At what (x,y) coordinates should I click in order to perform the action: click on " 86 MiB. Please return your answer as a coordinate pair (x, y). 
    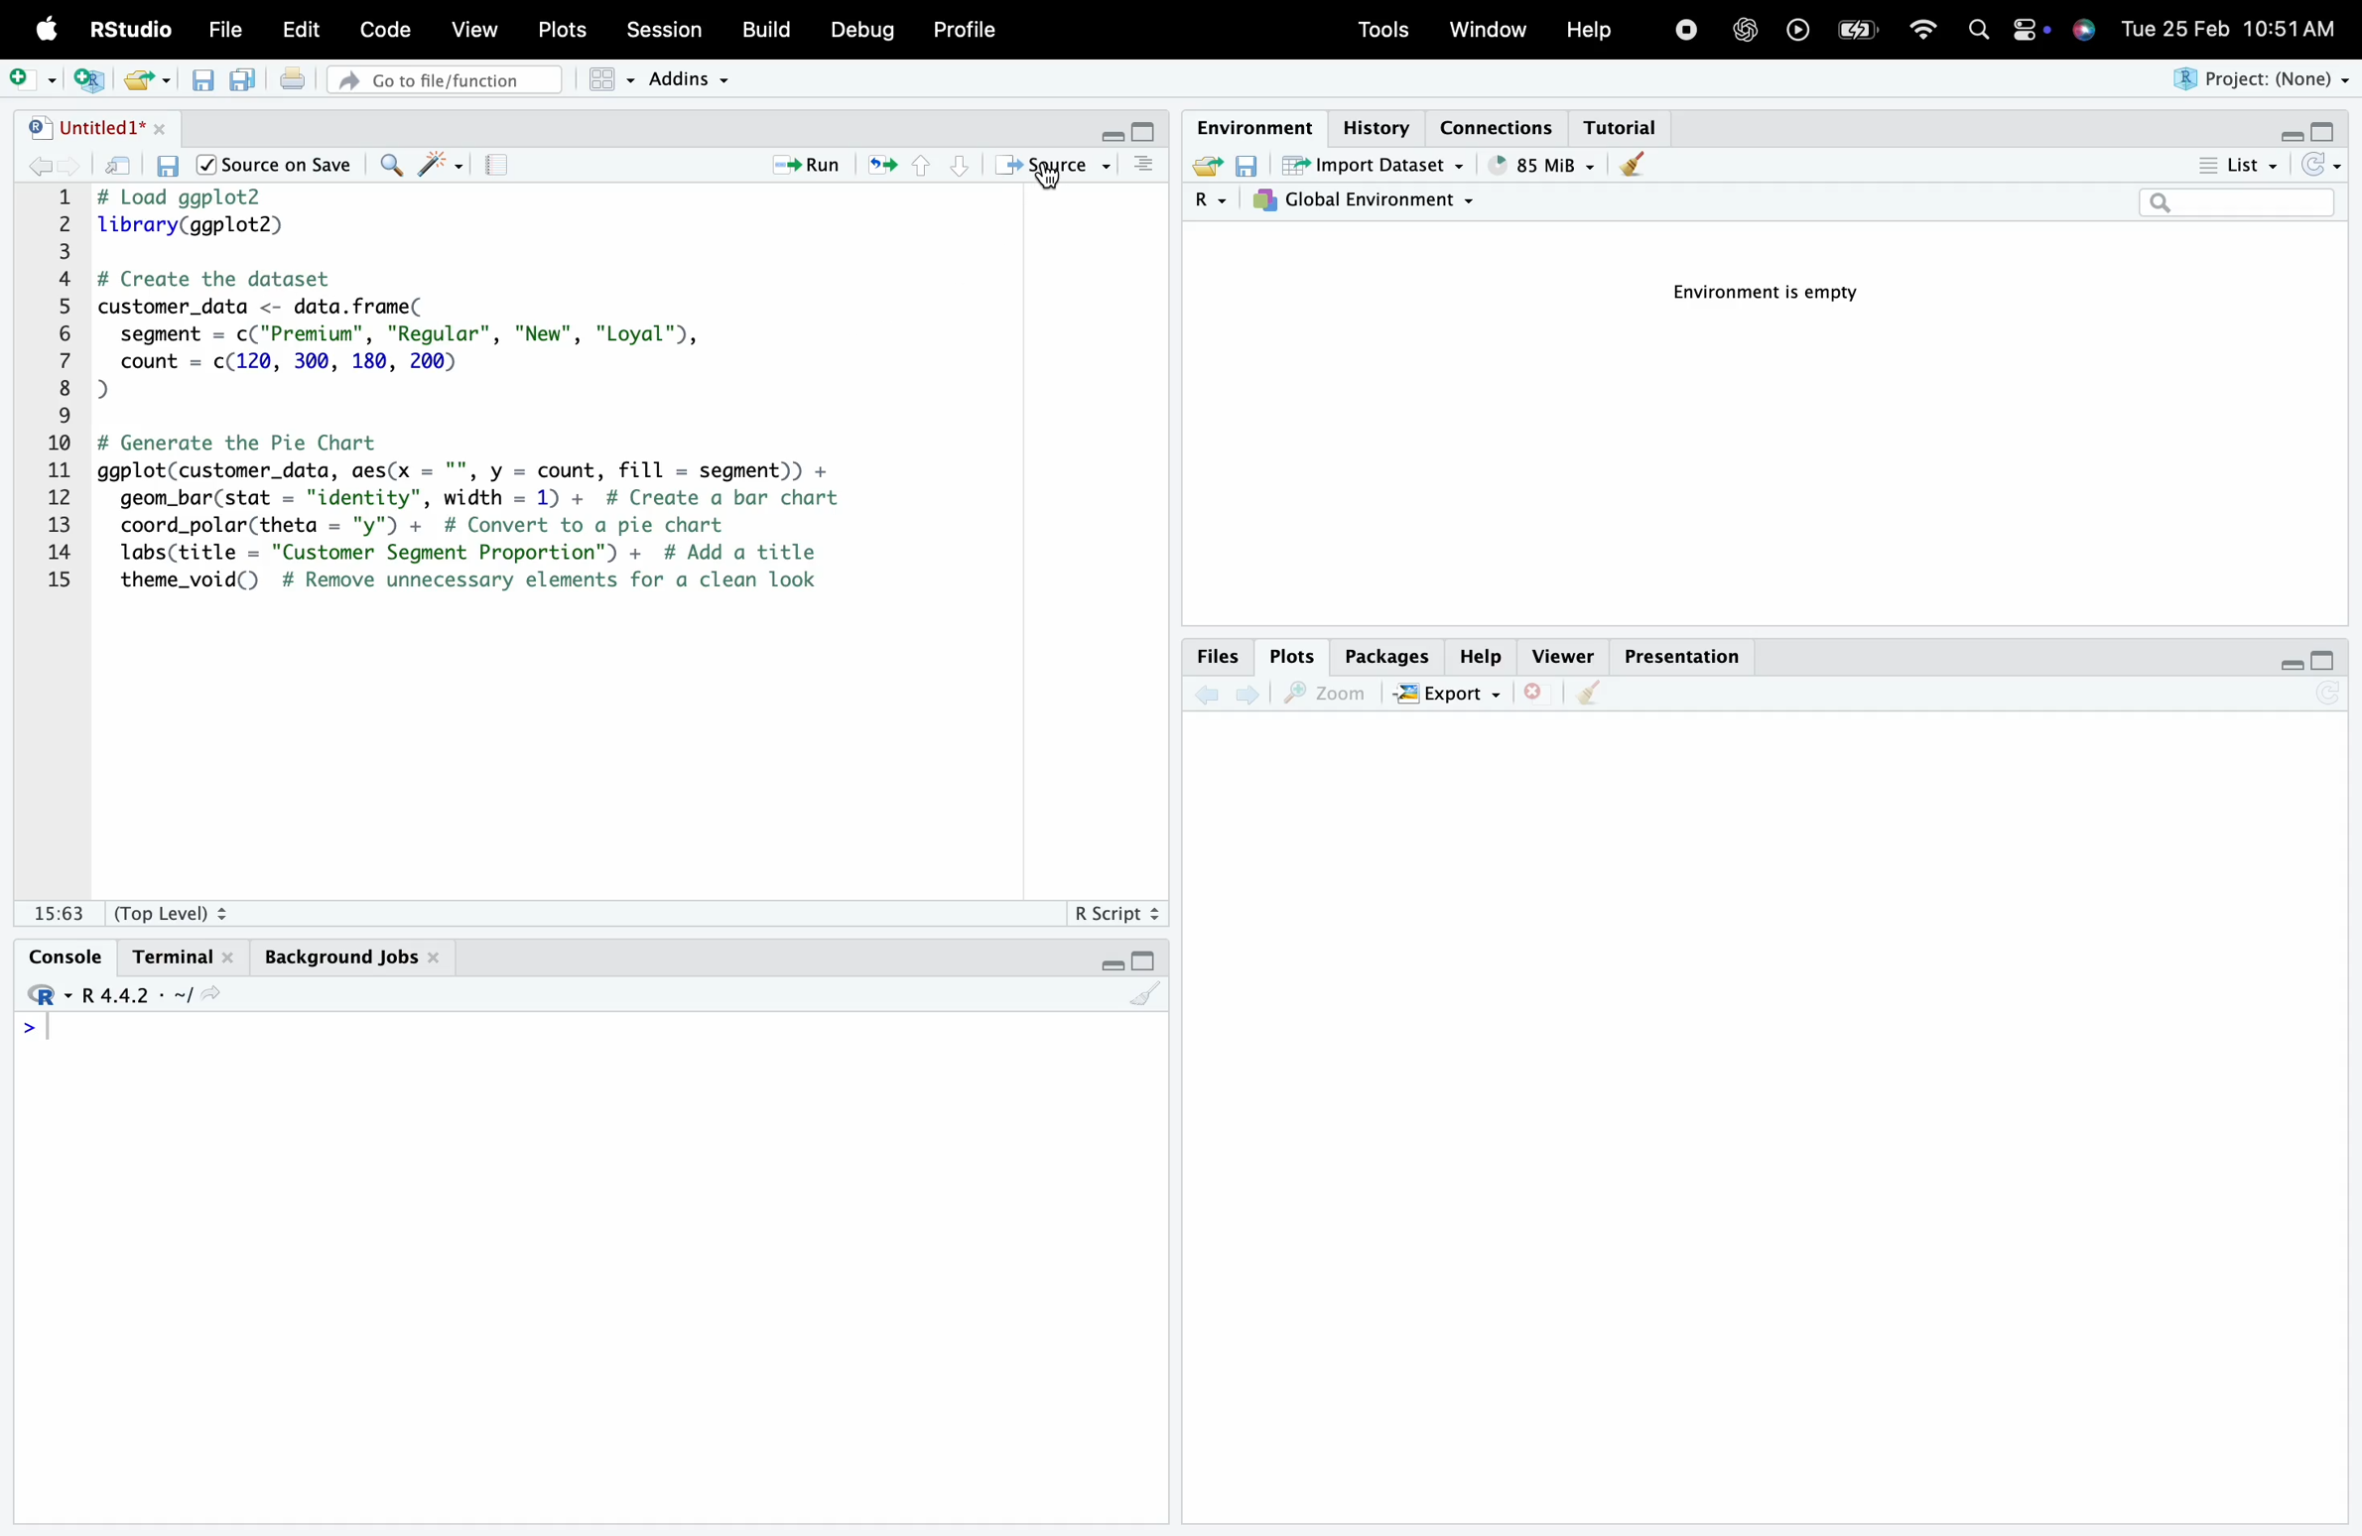
    Looking at the image, I should click on (1541, 165).